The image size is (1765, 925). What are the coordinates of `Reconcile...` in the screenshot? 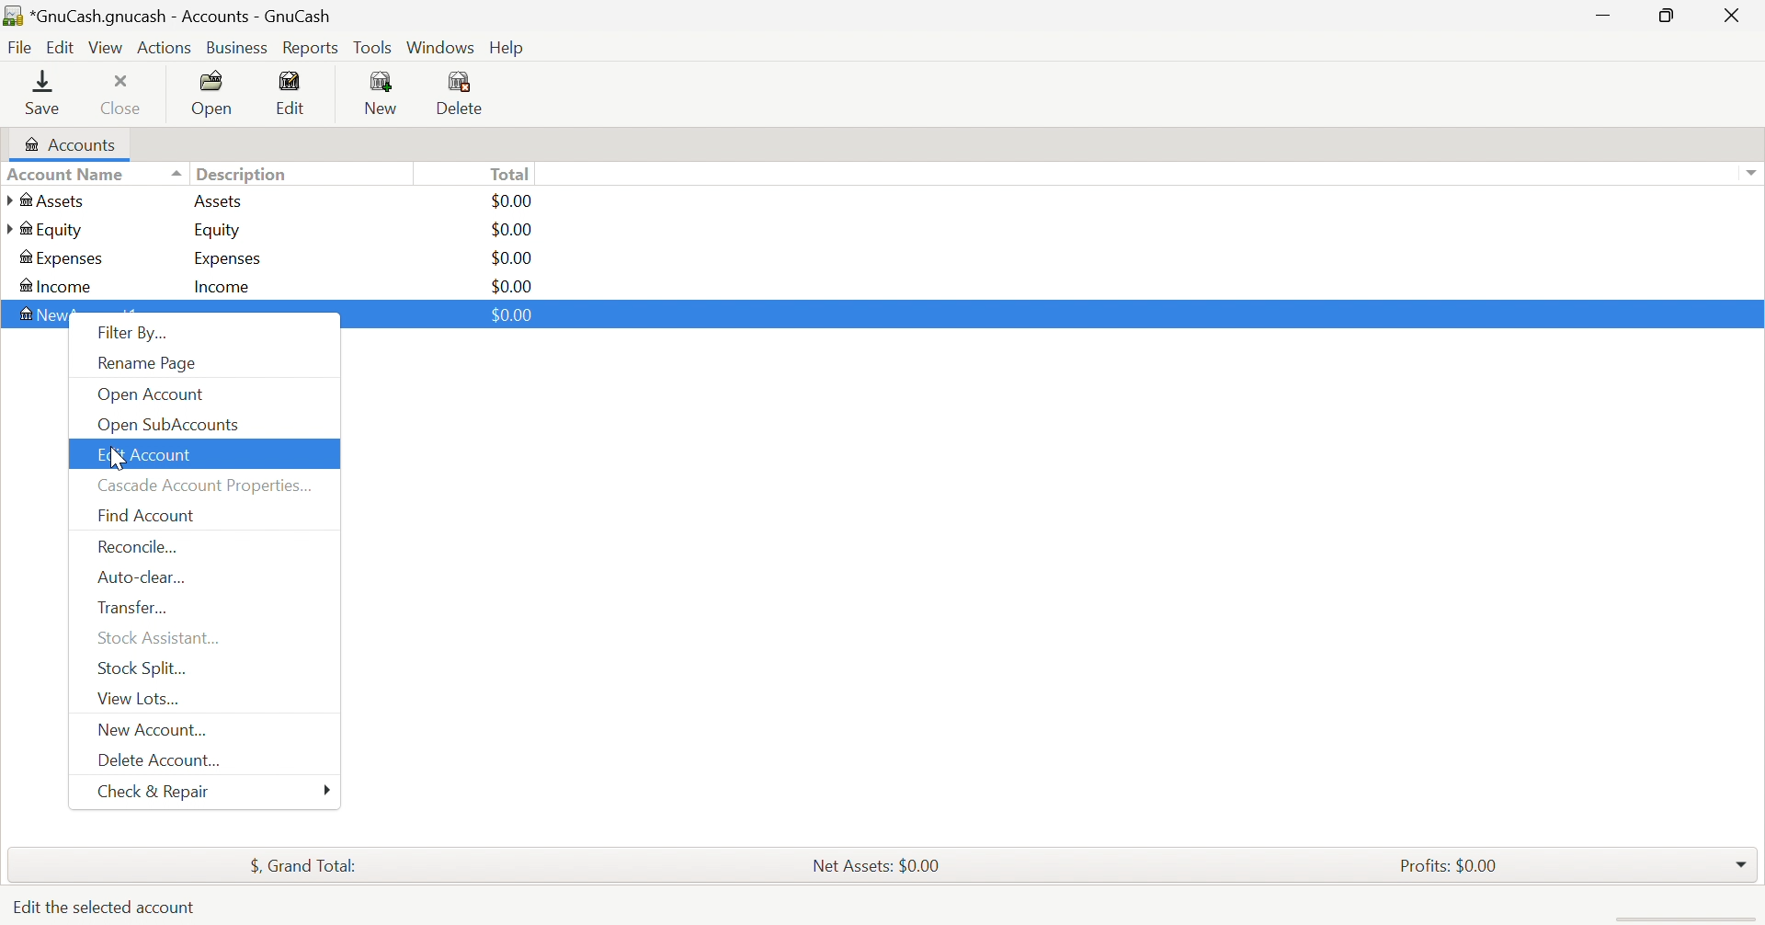 It's located at (136, 546).